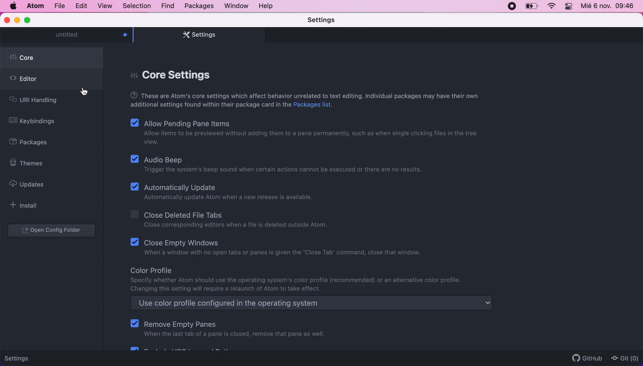  Describe the element at coordinates (609, 7) in the screenshot. I see `Mié 6 nov. 09:46` at that location.